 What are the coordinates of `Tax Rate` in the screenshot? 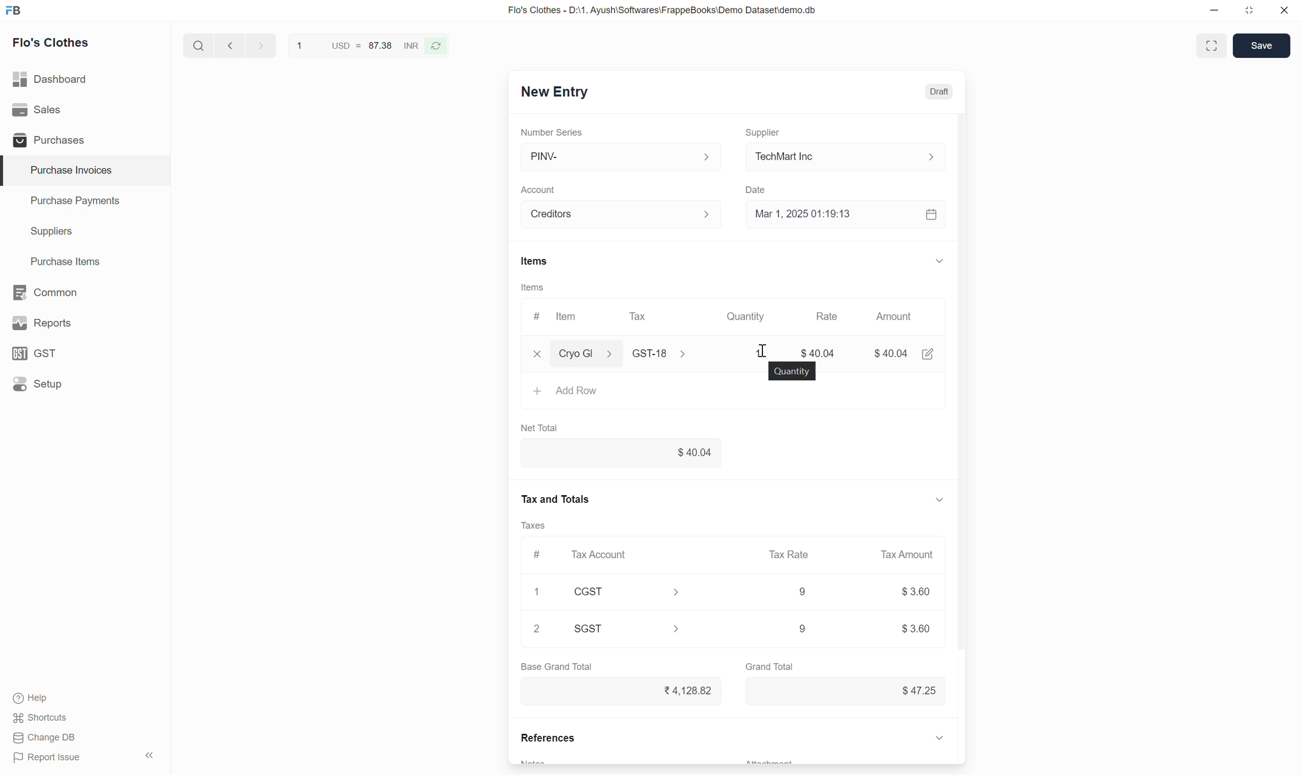 It's located at (791, 554).